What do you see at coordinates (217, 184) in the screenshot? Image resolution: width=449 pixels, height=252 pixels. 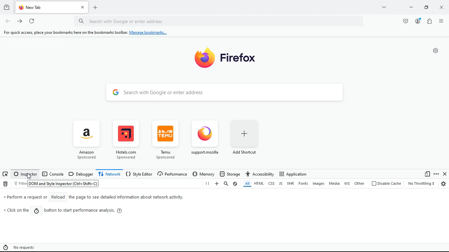 I see `add` at bounding box center [217, 184].